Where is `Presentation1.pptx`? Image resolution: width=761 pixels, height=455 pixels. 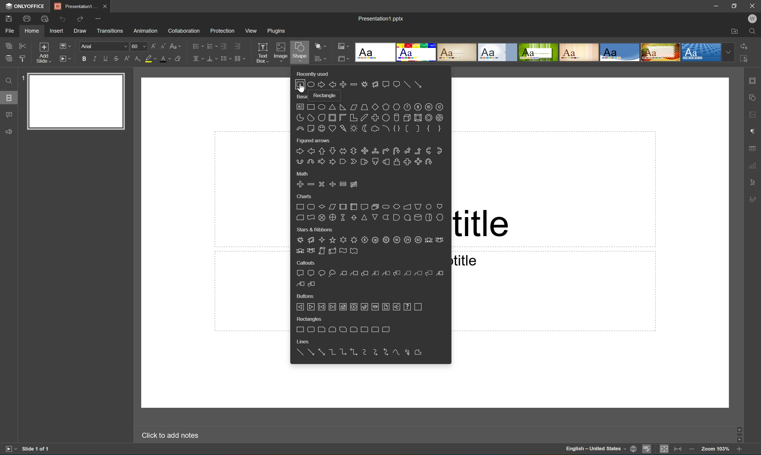 Presentation1.pptx is located at coordinates (381, 20).